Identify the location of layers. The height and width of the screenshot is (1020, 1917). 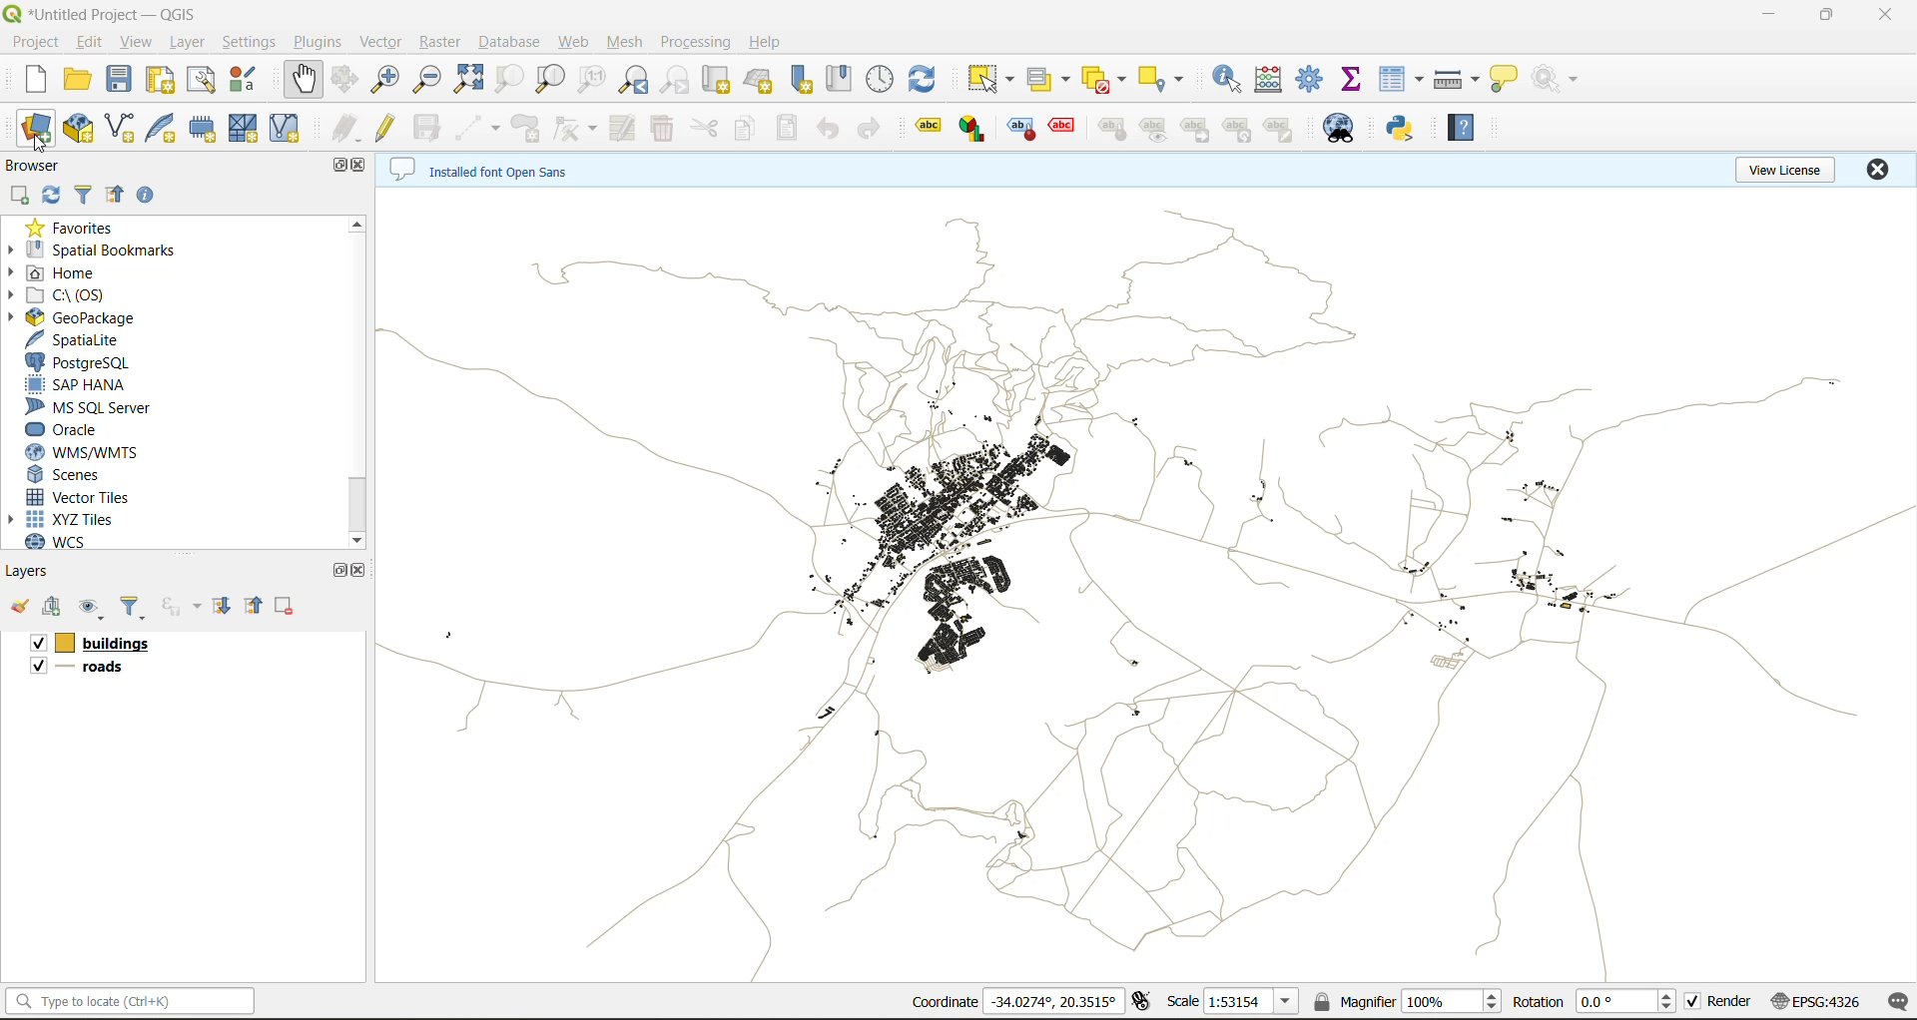
(1138, 582).